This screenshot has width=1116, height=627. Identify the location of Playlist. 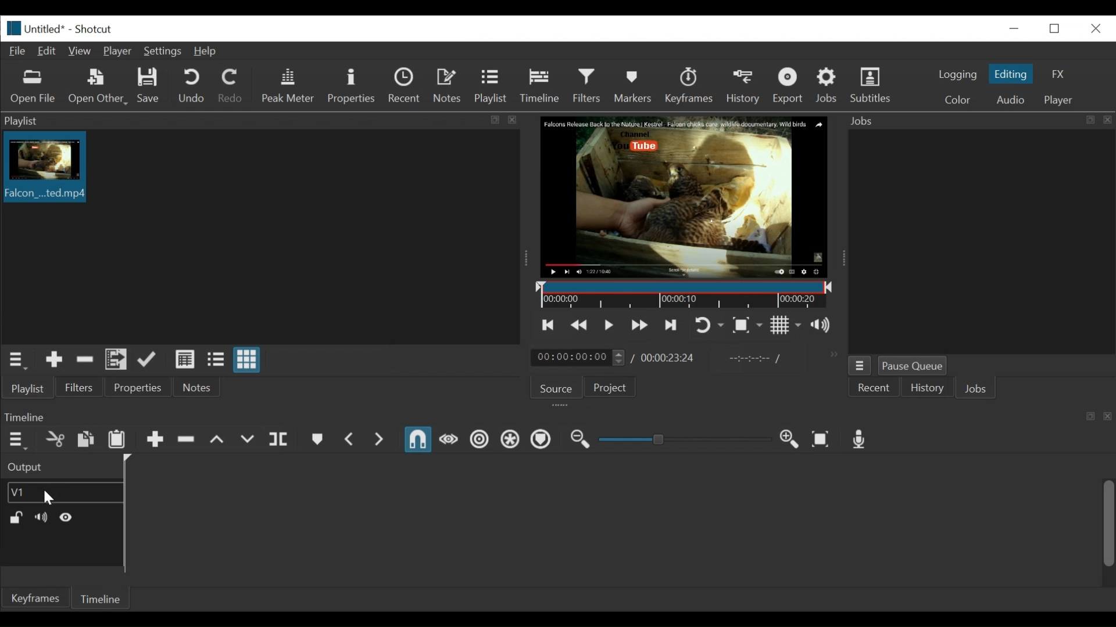
(493, 88).